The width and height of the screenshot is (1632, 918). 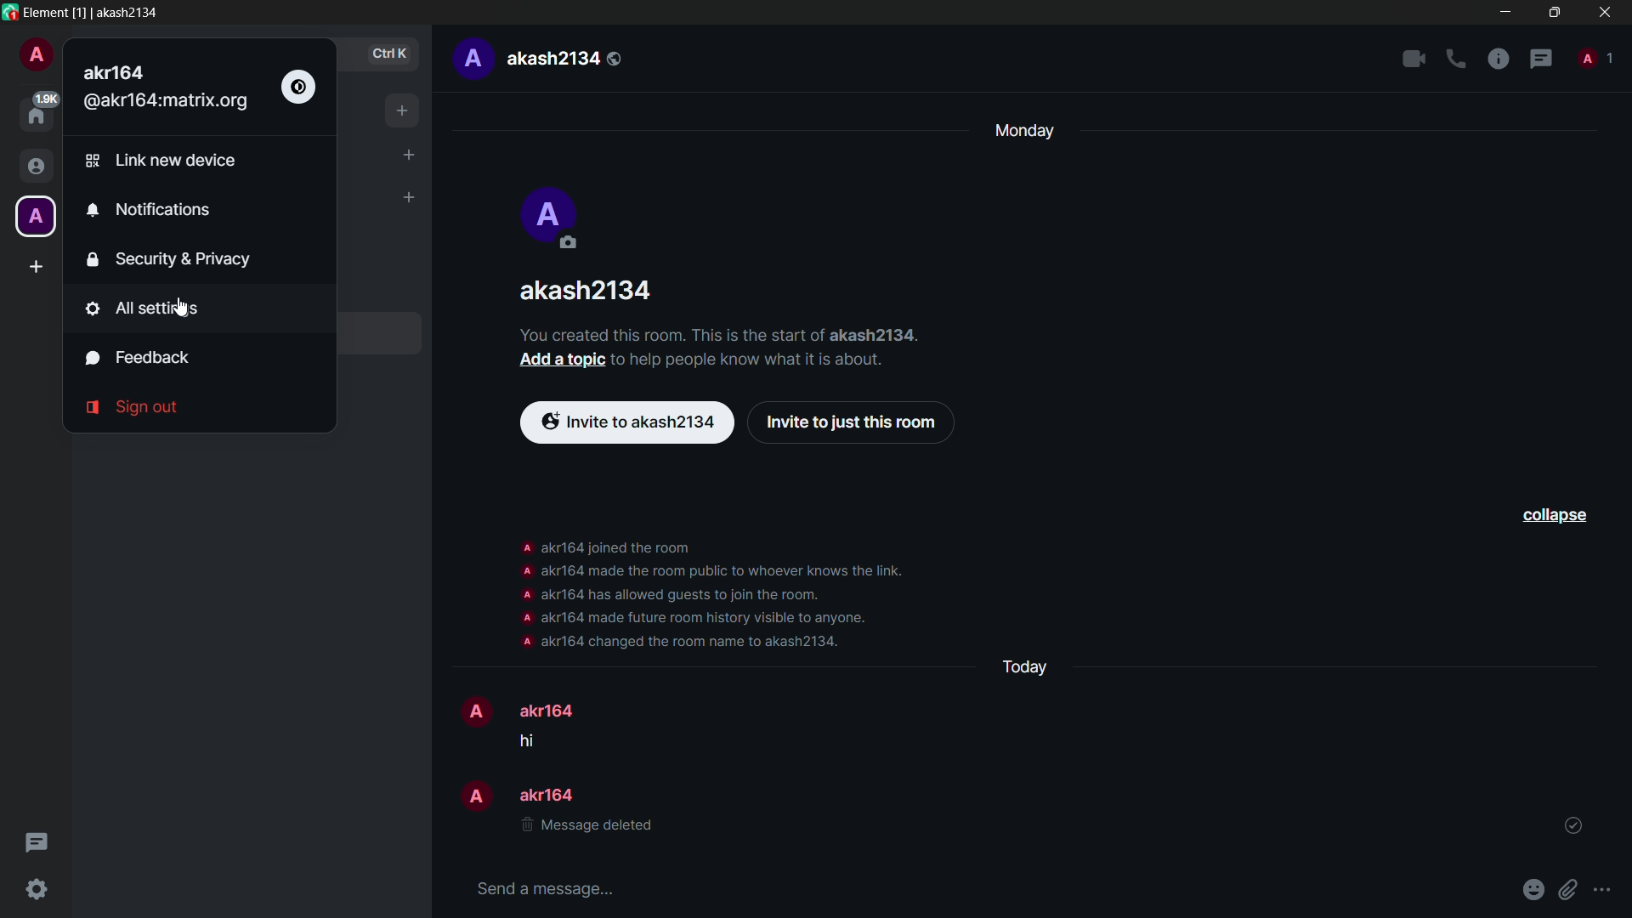 What do you see at coordinates (1414, 59) in the screenshot?
I see `add video call` at bounding box center [1414, 59].